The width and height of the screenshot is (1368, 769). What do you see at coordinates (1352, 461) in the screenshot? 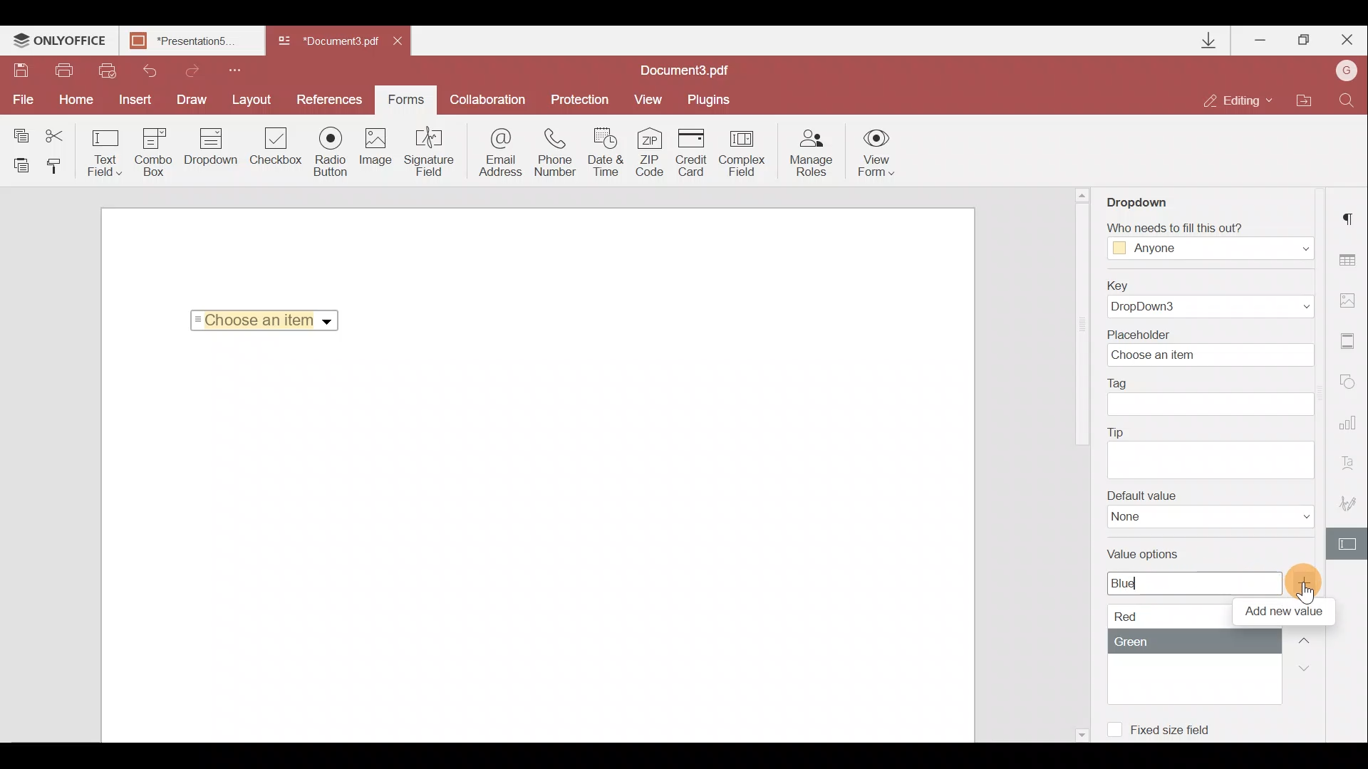
I see `Text Art settings` at bounding box center [1352, 461].